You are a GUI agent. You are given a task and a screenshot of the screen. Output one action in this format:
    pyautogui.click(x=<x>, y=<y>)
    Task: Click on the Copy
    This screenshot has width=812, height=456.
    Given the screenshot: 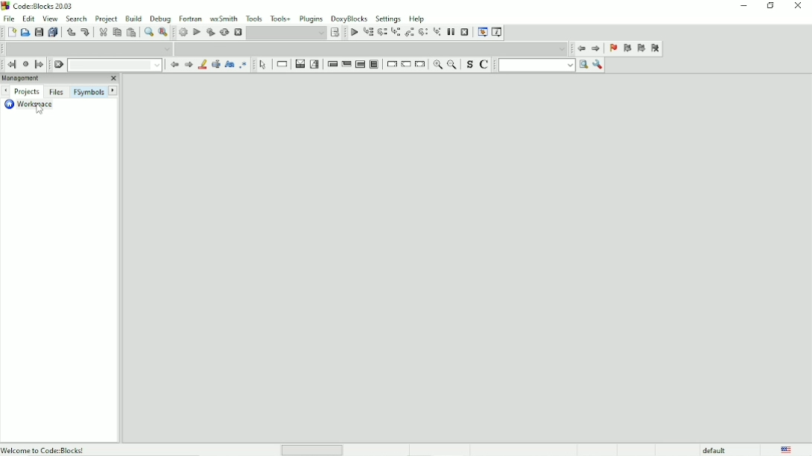 What is the action you would take?
    pyautogui.click(x=116, y=33)
    